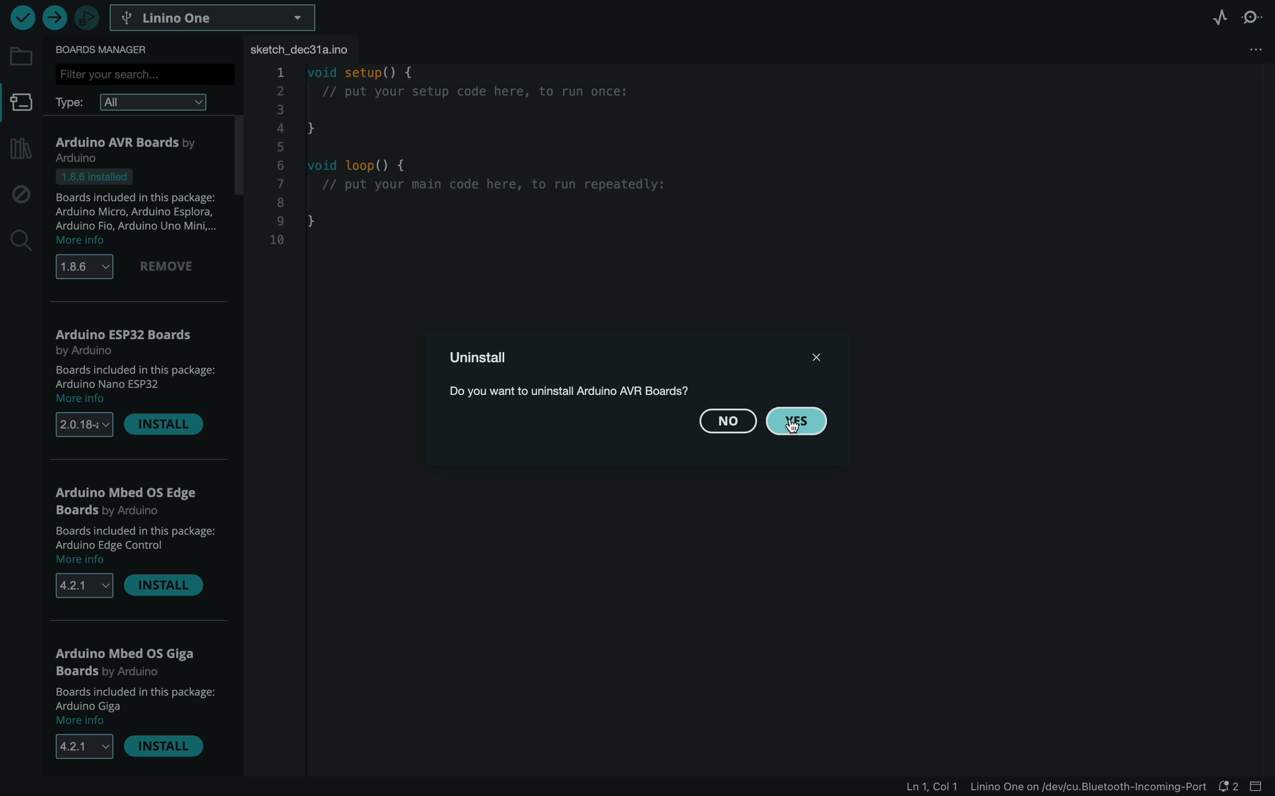  I want to click on arduino ESP32, so click(126, 341).